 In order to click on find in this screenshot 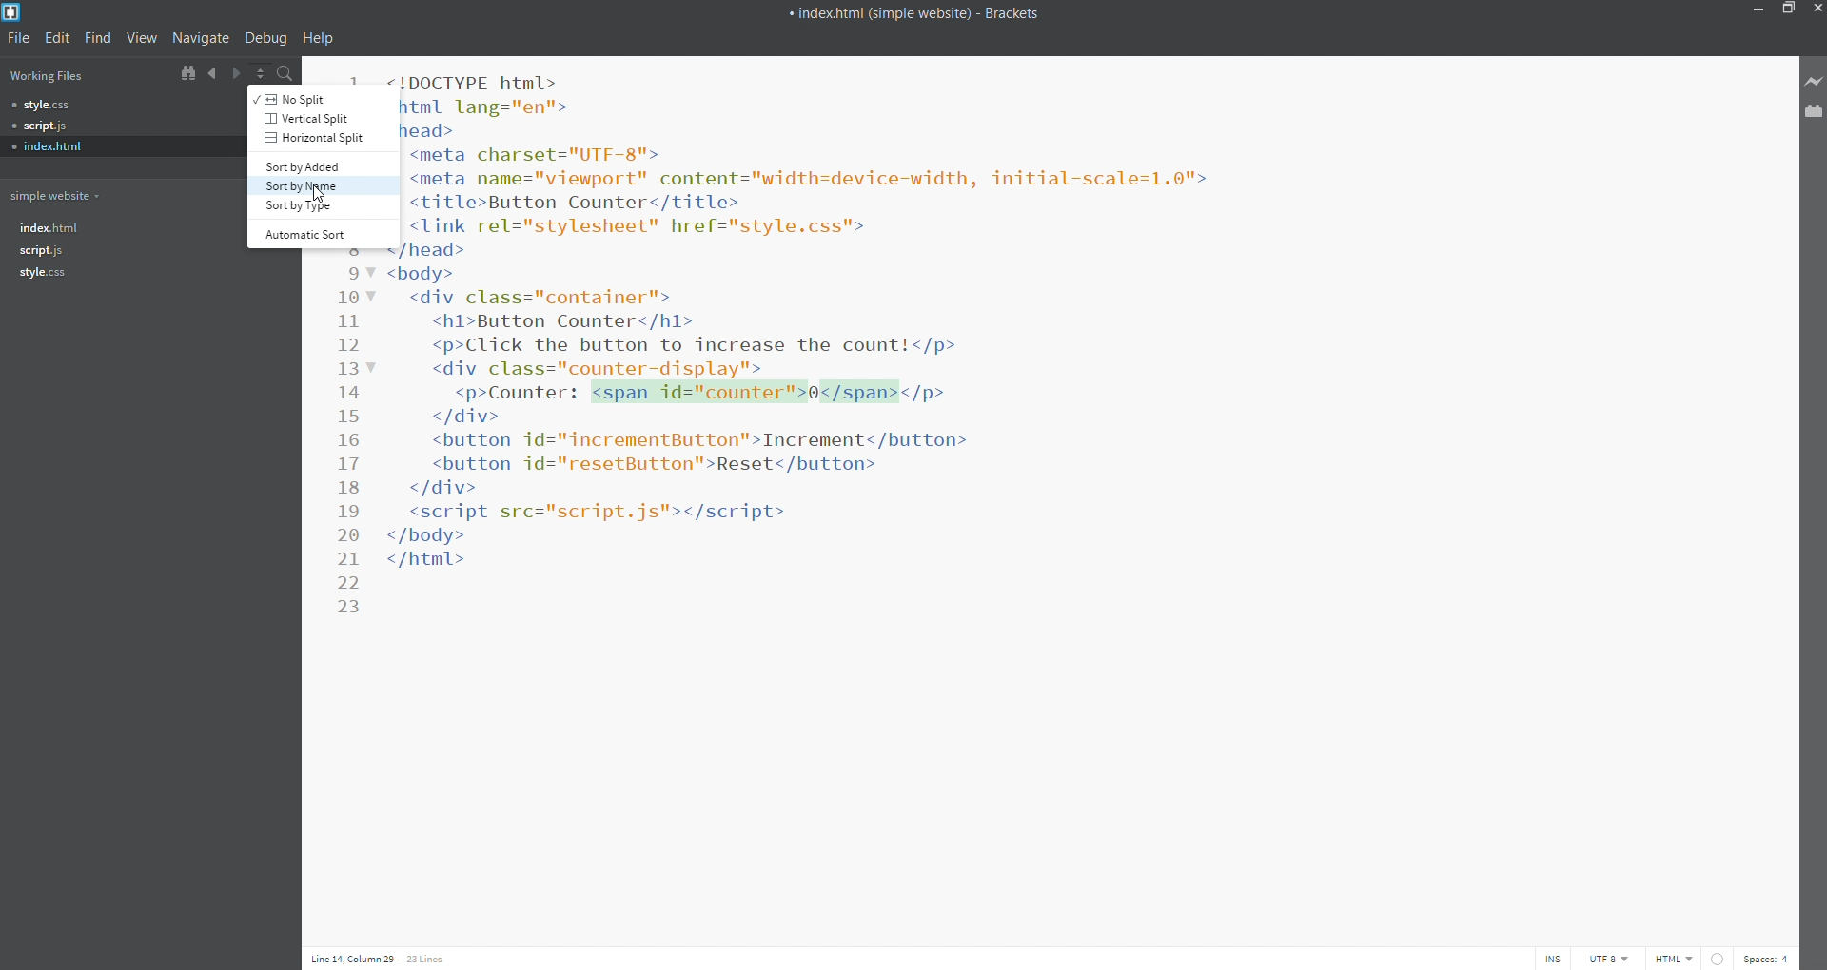, I will do `click(99, 36)`.